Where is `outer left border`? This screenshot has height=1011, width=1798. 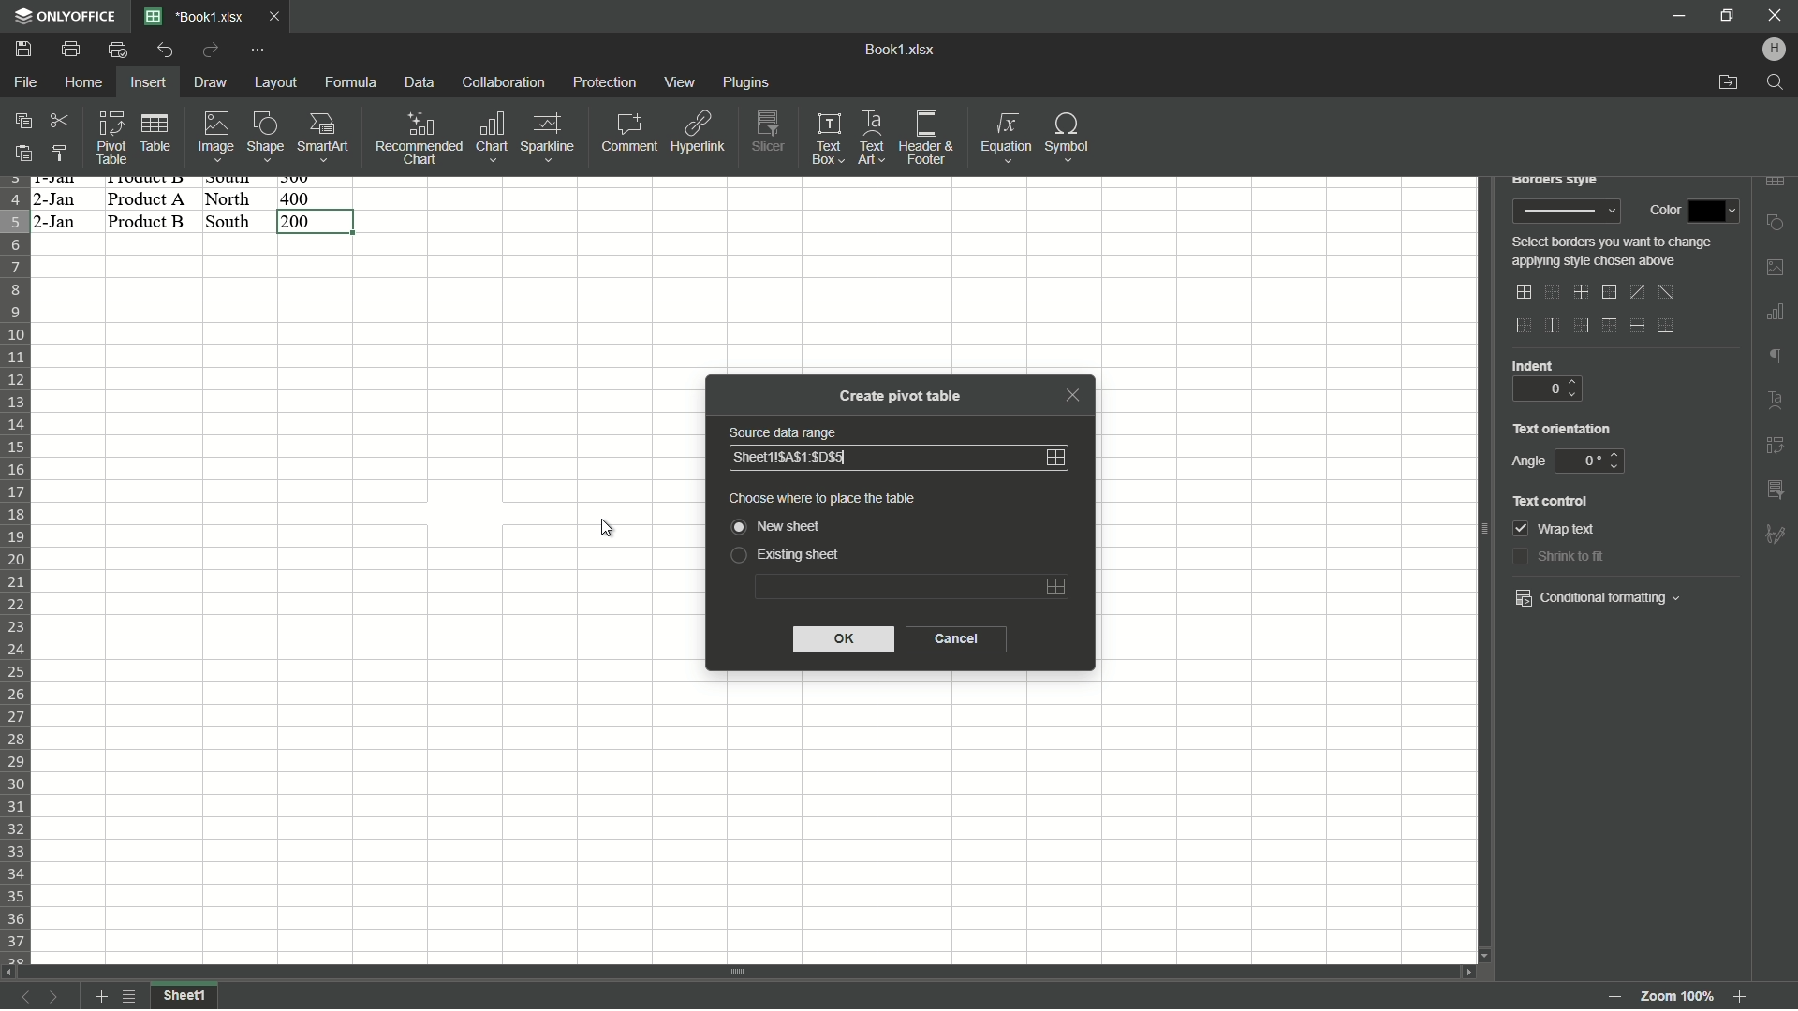
outer left border is located at coordinates (1524, 324).